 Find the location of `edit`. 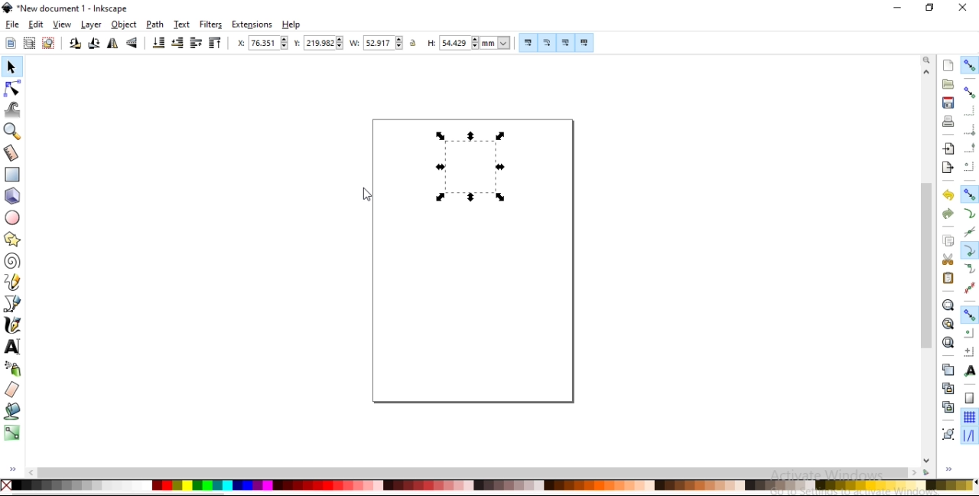

edit is located at coordinates (36, 24).